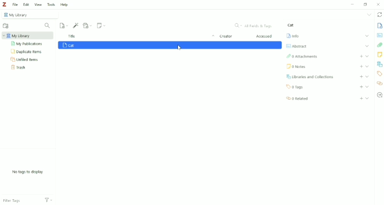  What do you see at coordinates (291, 25) in the screenshot?
I see `Cat` at bounding box center [291, 25].